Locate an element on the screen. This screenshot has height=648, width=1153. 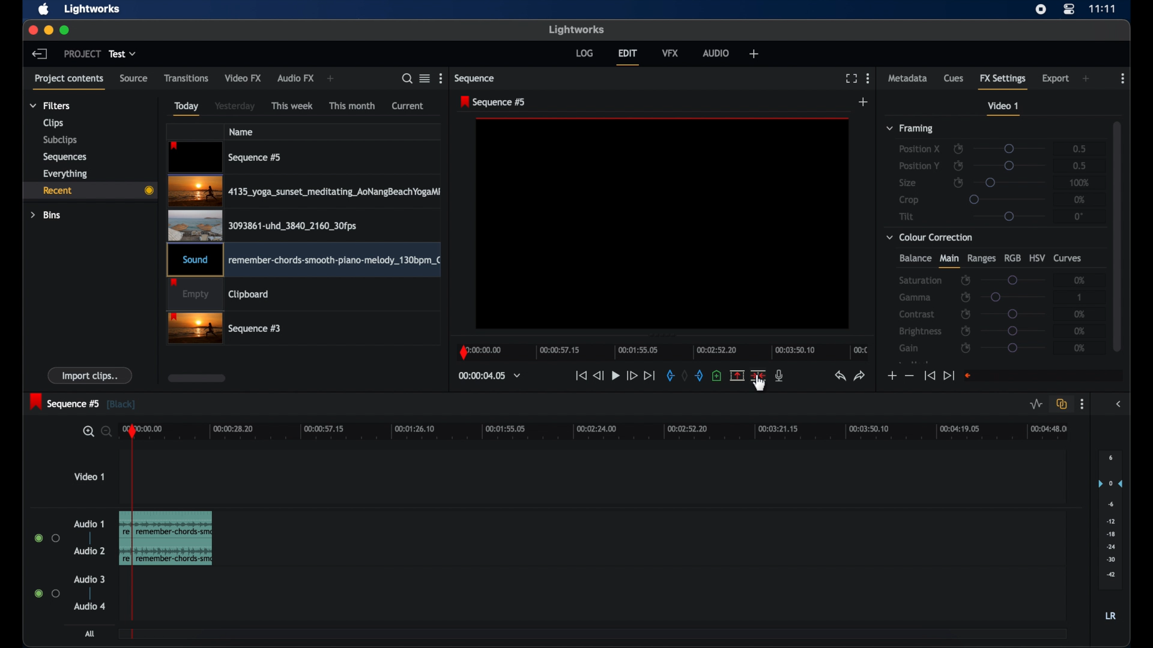
timecodes and reels is located at coordinates (489, 376).